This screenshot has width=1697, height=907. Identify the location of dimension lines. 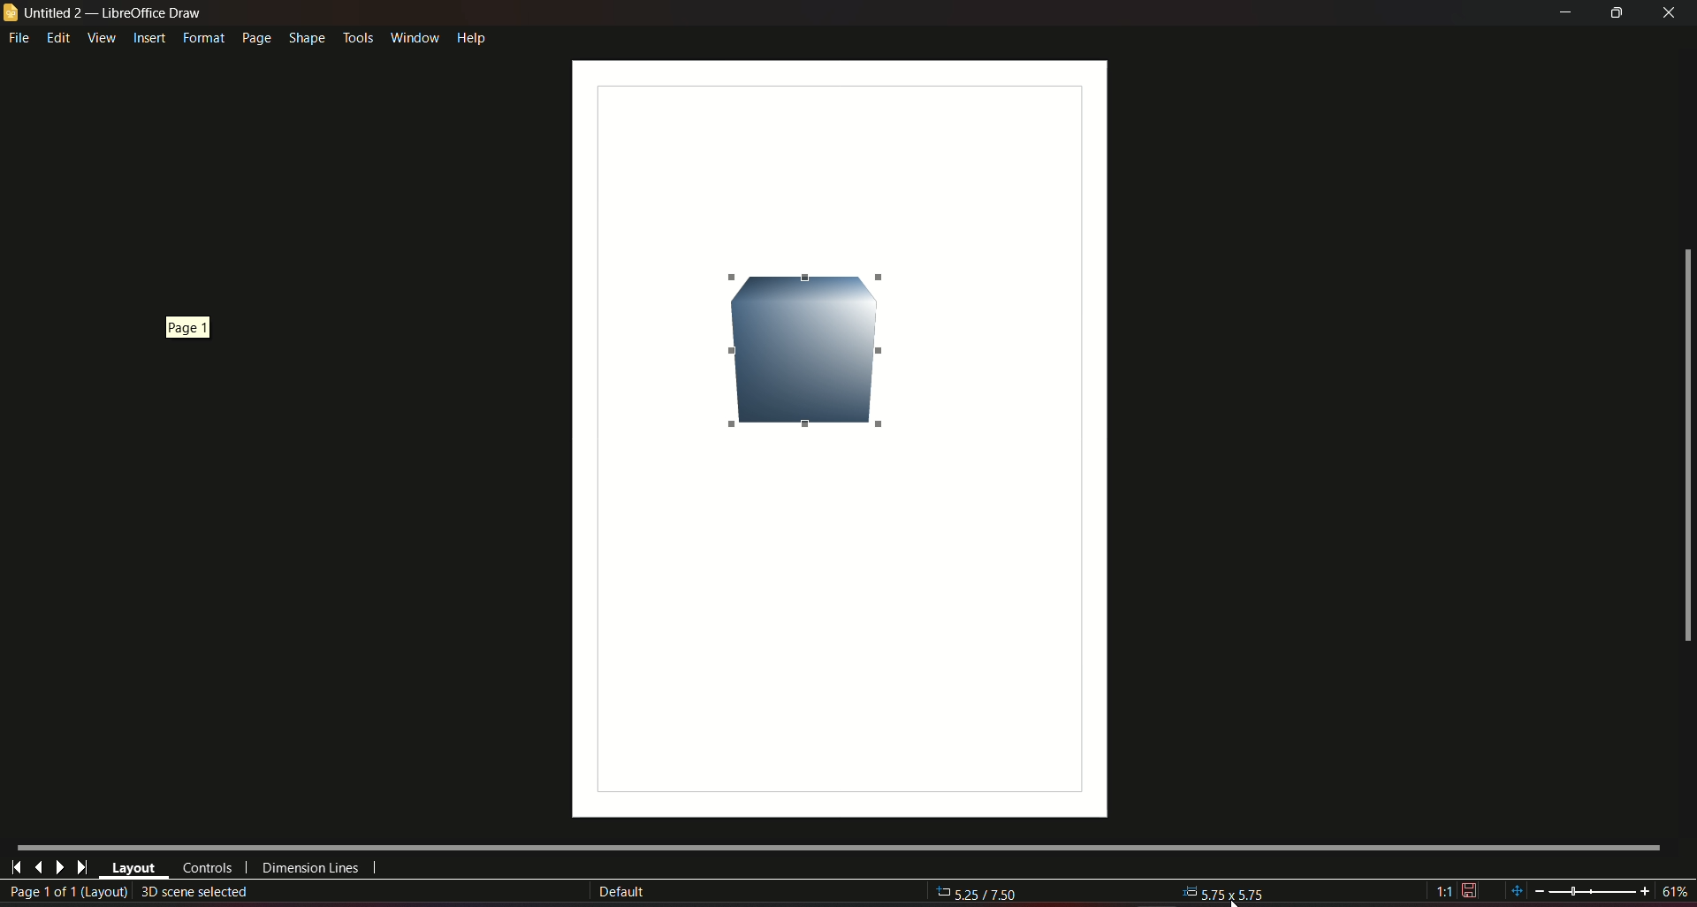
(311, 871).